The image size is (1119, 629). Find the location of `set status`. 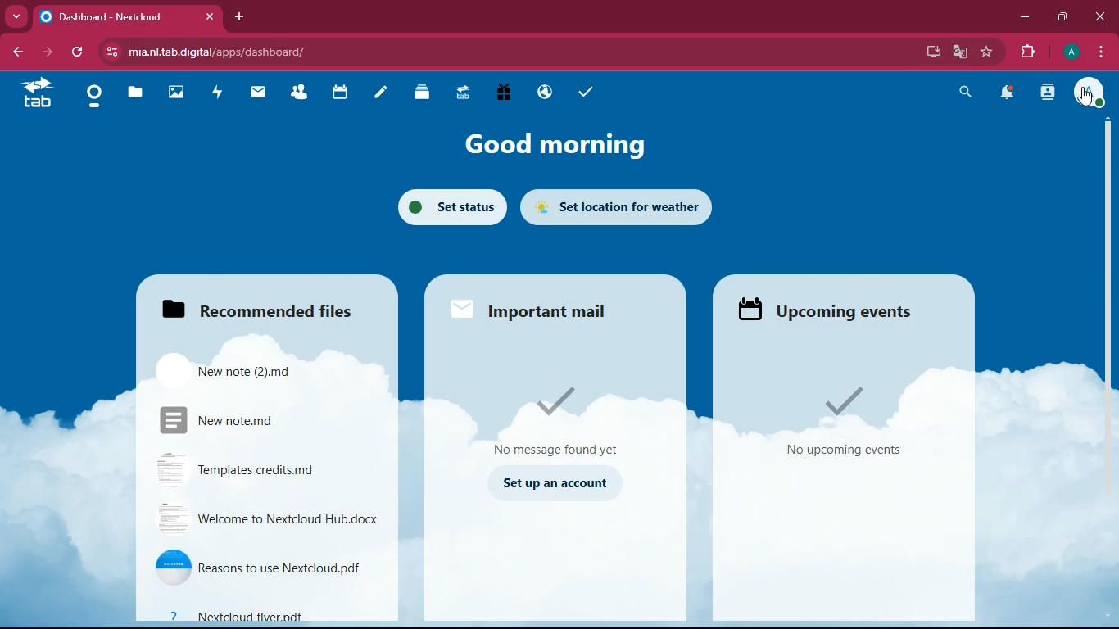

set status is located at coordinates (445, 206).